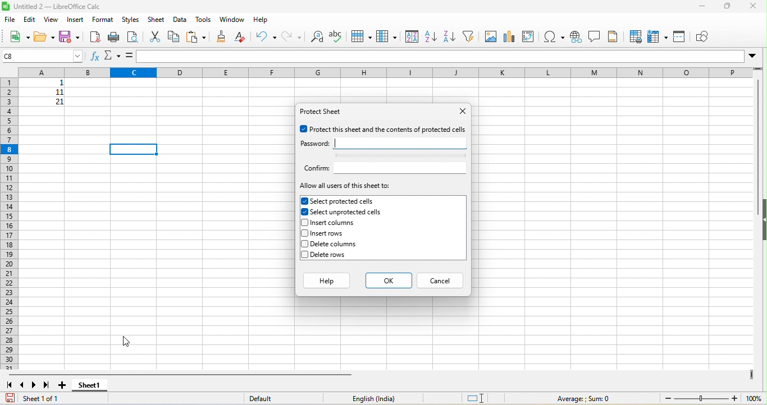 This screenshot has width=767, height=405. I want to click on open, so click(44, 38).